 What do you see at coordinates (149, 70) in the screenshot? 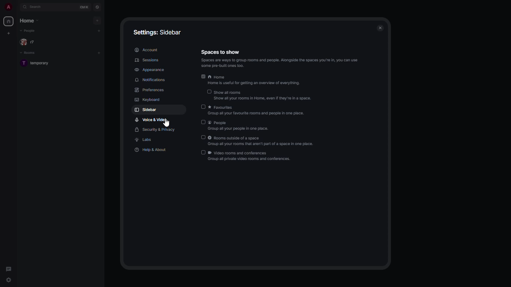
I see `appearance` at bounding box center [149, 70].